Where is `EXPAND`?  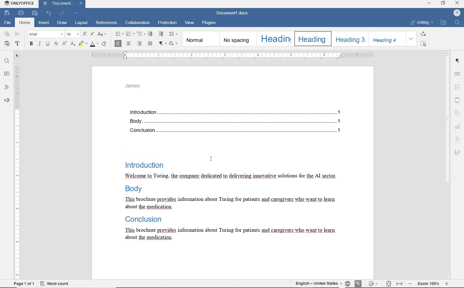
EXPAND is located at coordinates (412, 39).